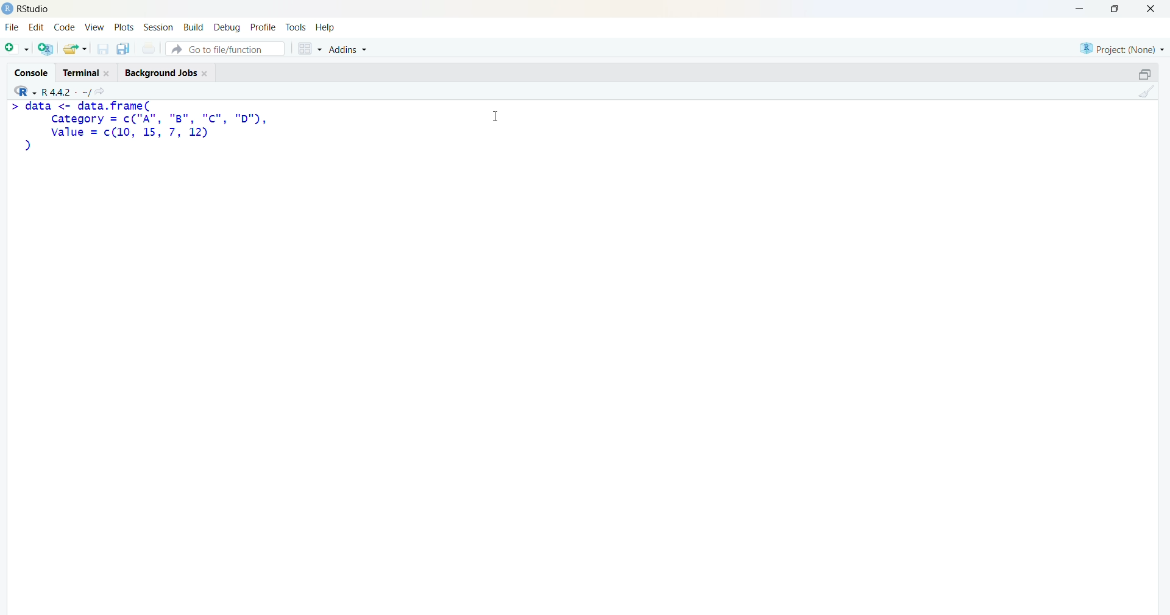  I want to click on grid view, so click(309, 48).